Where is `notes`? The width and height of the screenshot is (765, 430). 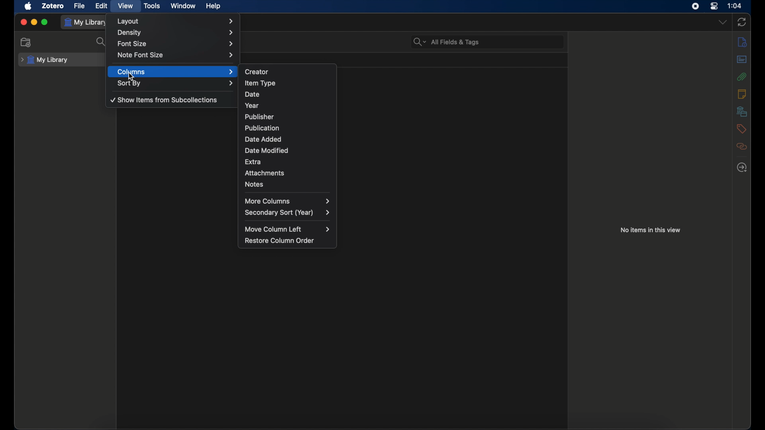 notes is located at coordinates (742, 94).